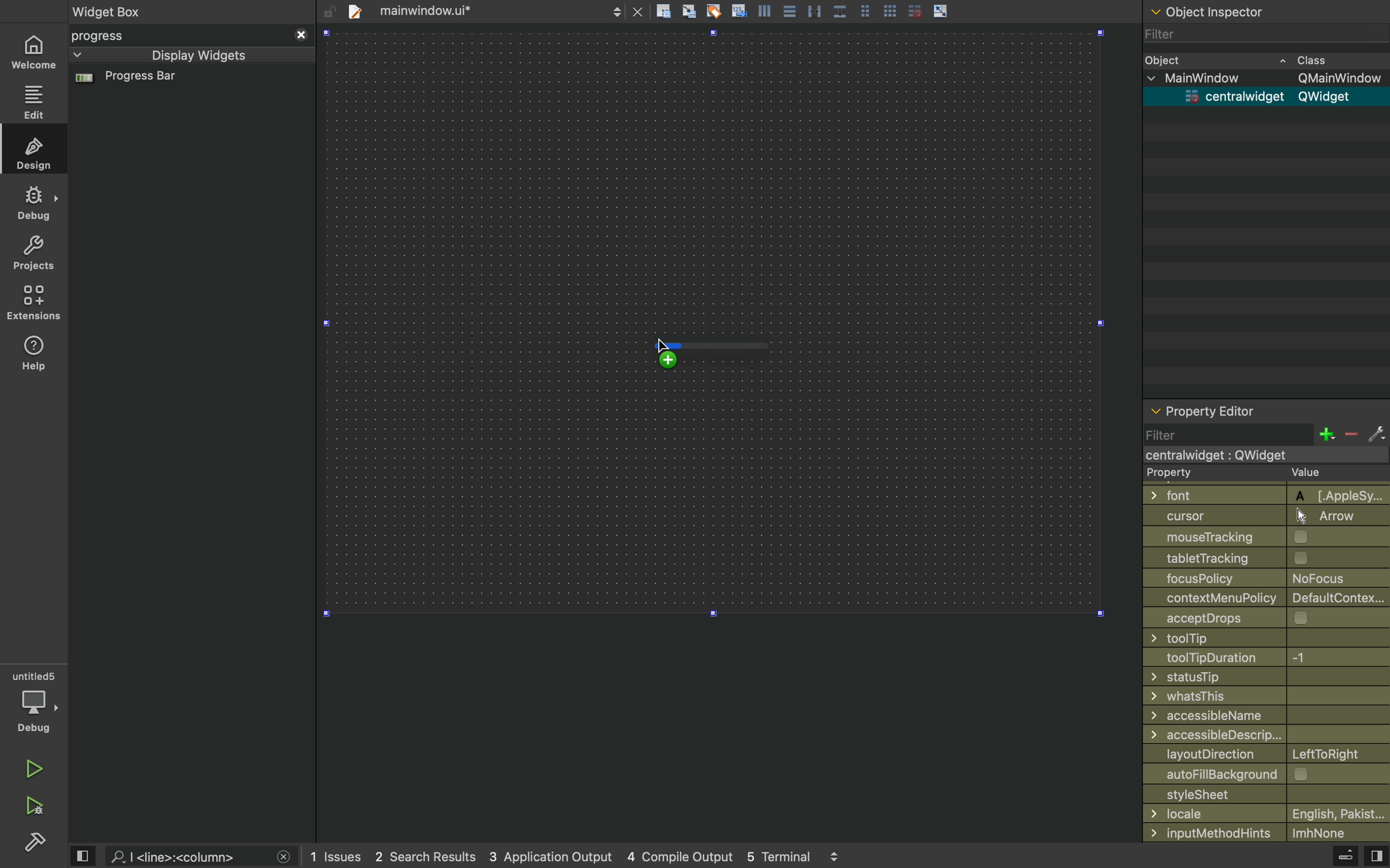 The image size is (1390, 868). I want to click on autofillbackground, so click(1269, 774).